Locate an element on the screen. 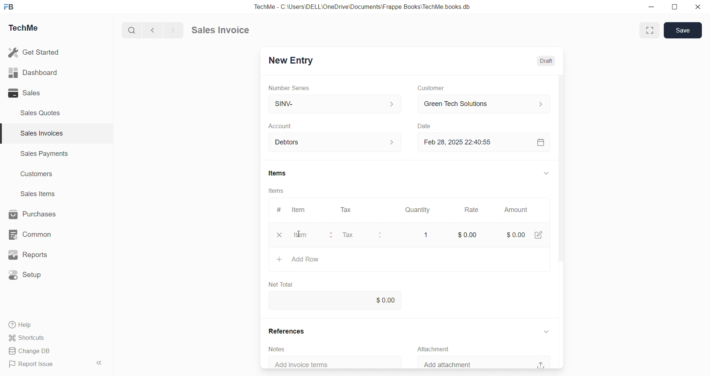  Reports is located at coordinates (28, 254).